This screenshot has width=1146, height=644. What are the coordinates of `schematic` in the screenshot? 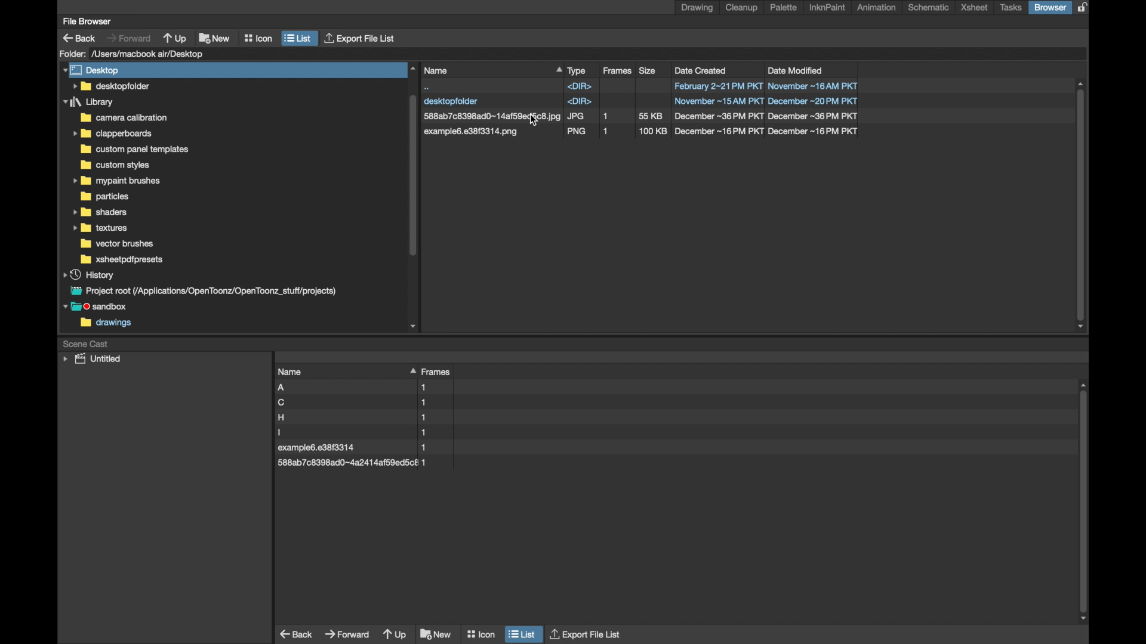 It's located at (928, 7).